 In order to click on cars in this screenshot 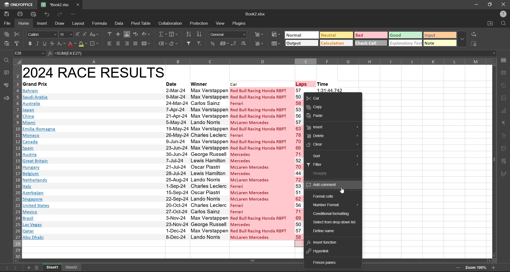, I will do `click(260, 164)`.